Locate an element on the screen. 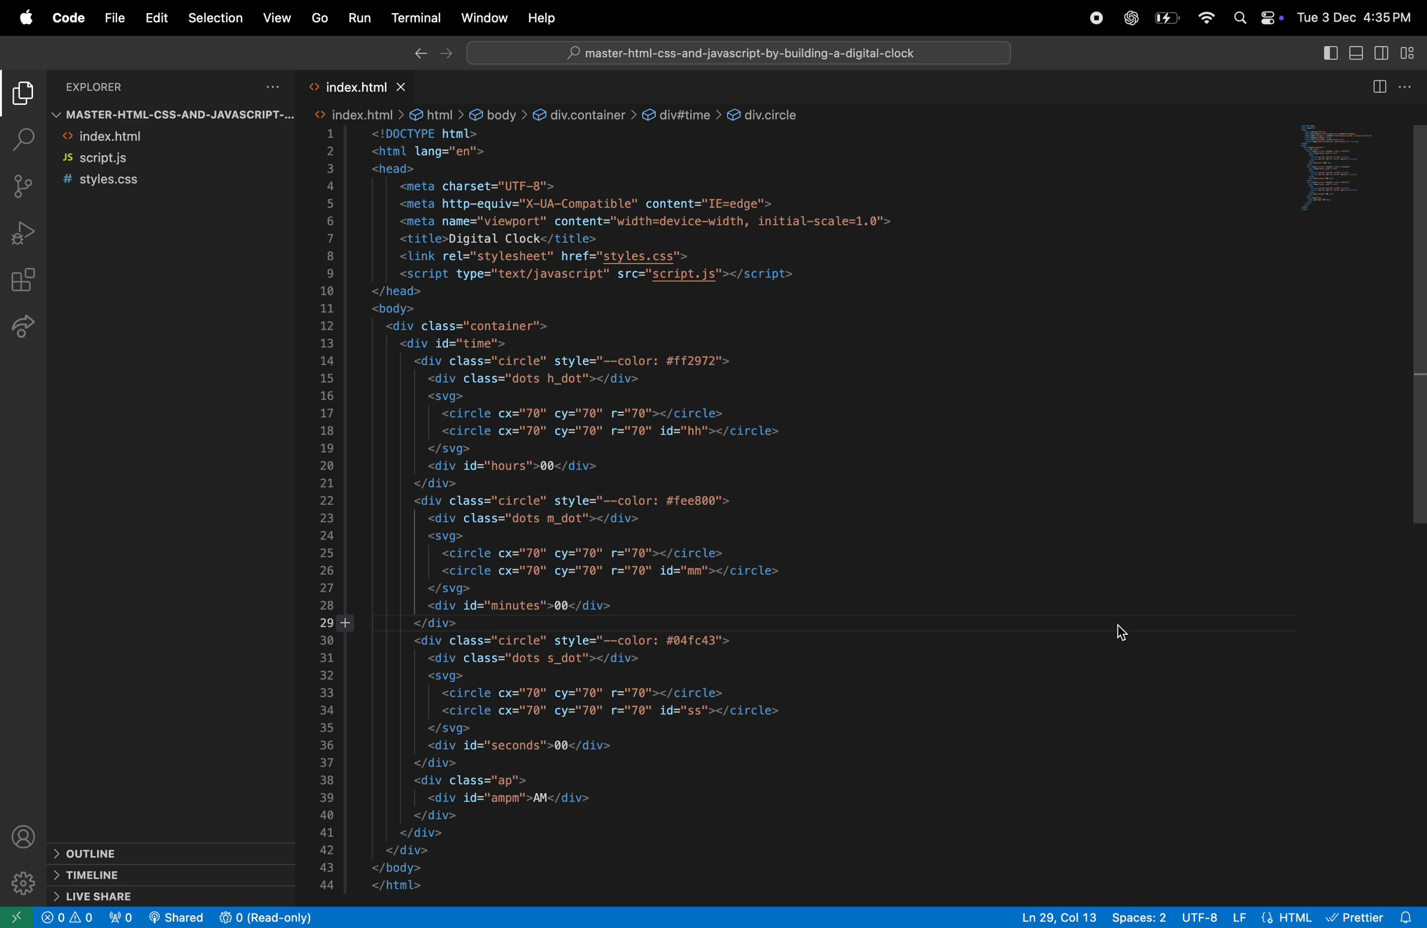 The width and height of the screenshot is (1427, 928). timeline is located at coordinates (162, 874).